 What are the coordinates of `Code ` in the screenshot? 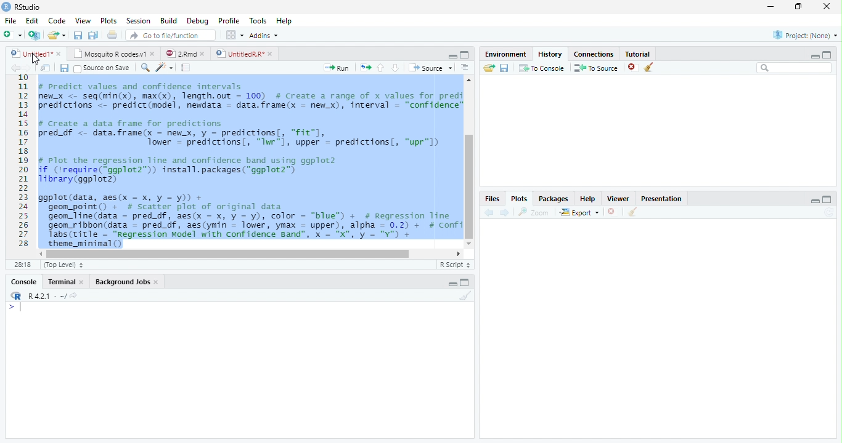 It's located at (165, 68).